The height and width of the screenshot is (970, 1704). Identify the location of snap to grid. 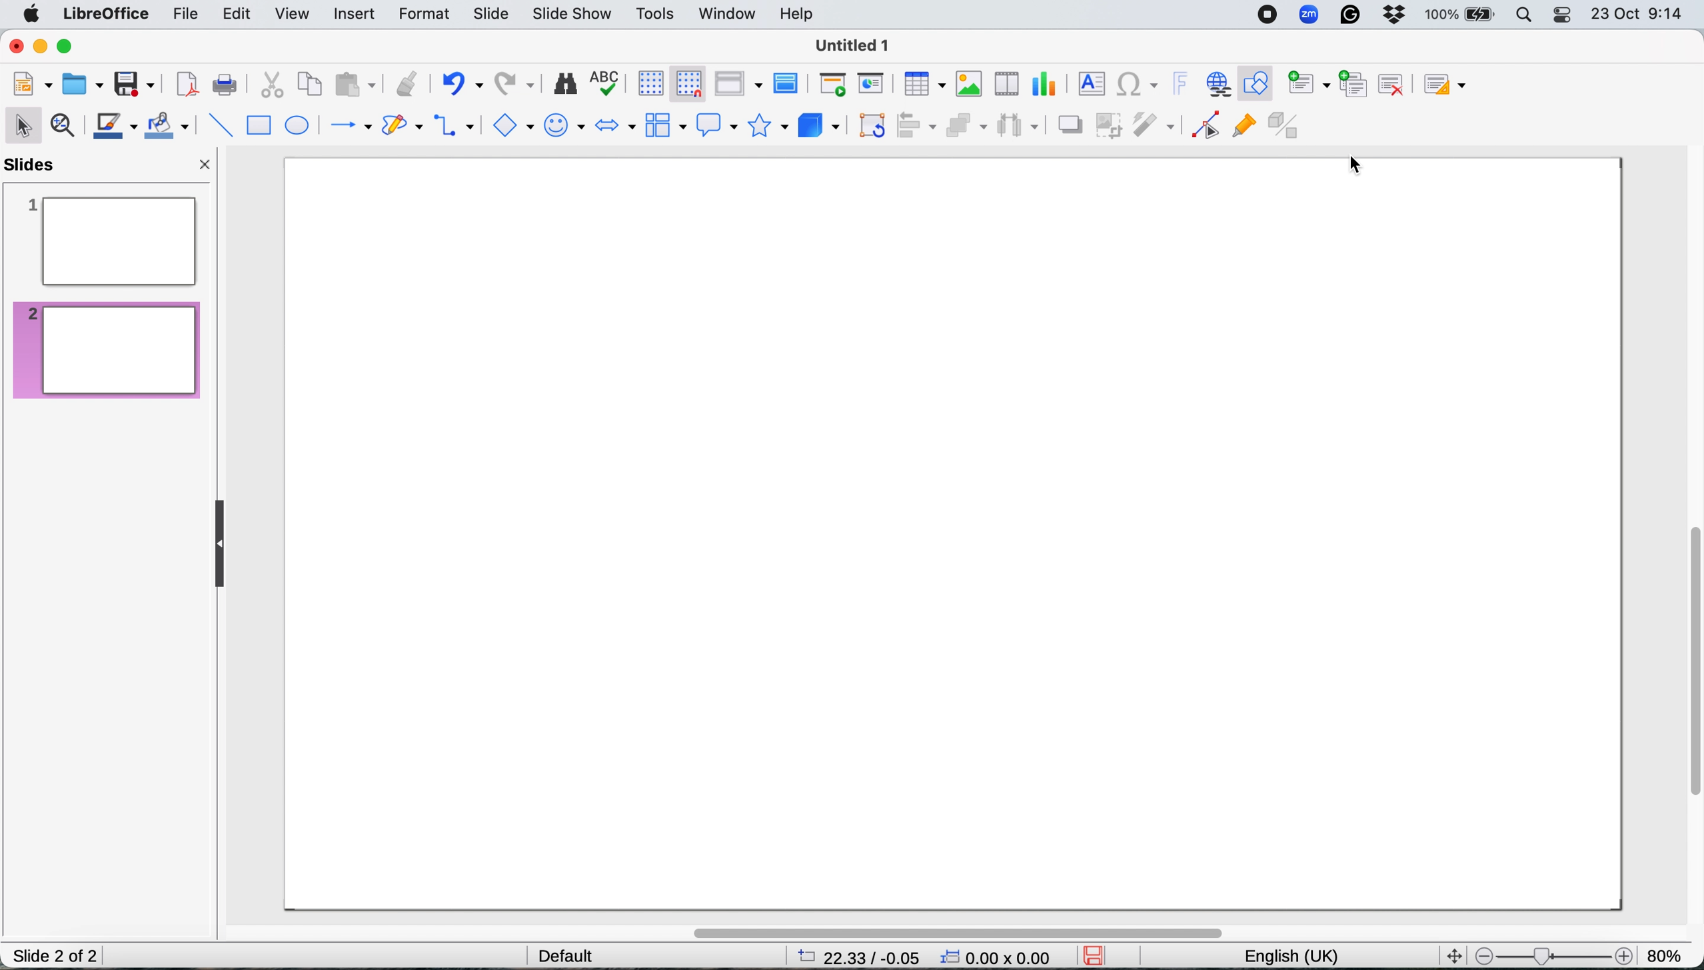
(690, 85).